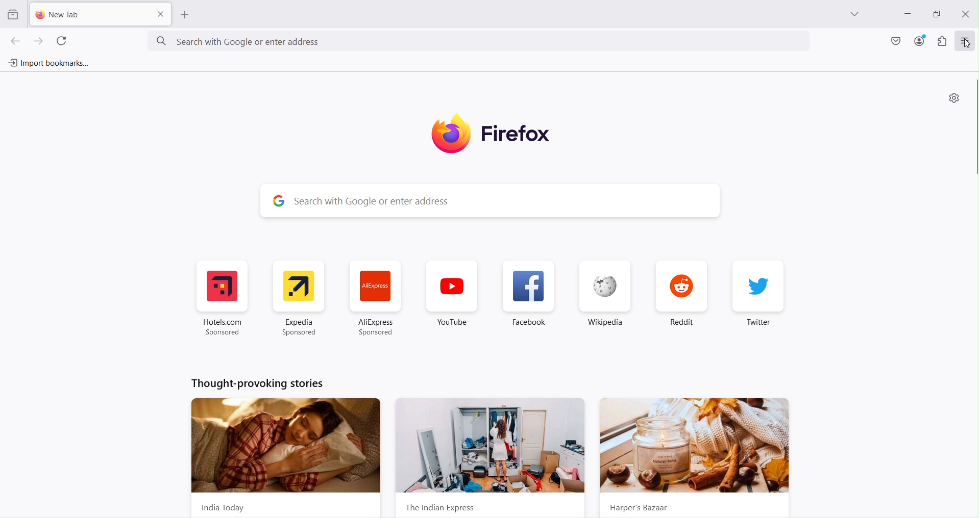  What do you see at coordinates (259, 383) in the screenshot?
I see `thought-provoking-stories` at bounding box center [259, 383].